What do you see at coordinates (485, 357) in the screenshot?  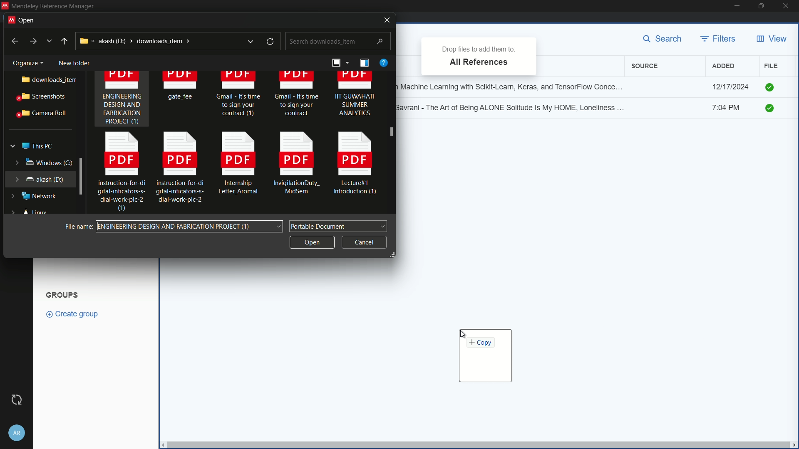 I see `+ Copy` at bounding box center [485, 357].